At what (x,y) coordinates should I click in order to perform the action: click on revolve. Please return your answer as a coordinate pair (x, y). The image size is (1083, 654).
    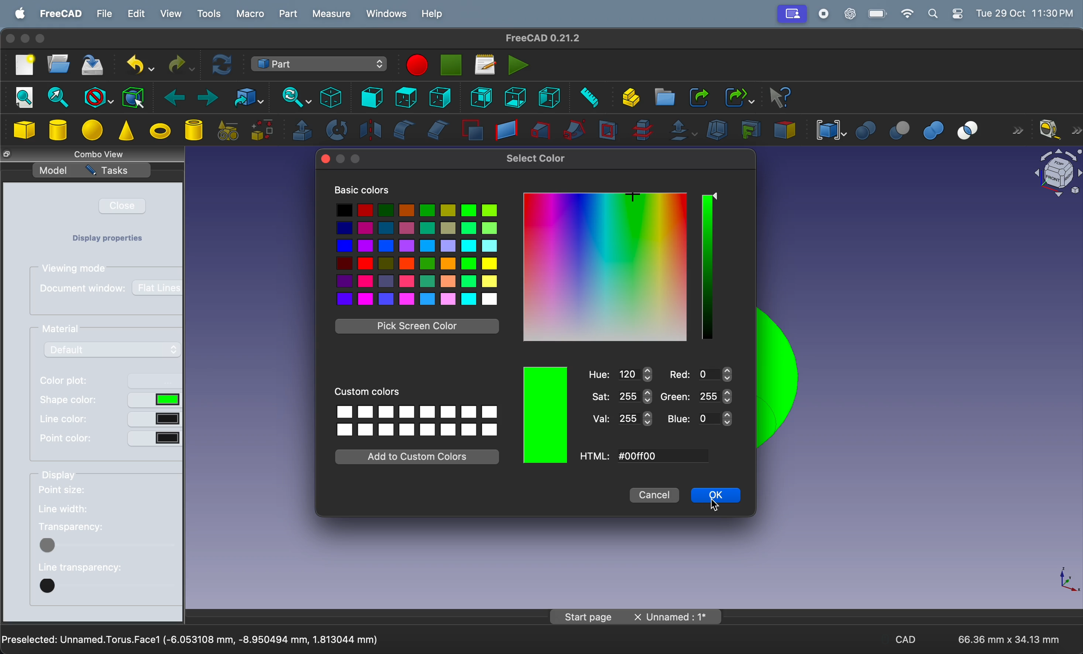
    Looking at the image, I should click on (336, 131).